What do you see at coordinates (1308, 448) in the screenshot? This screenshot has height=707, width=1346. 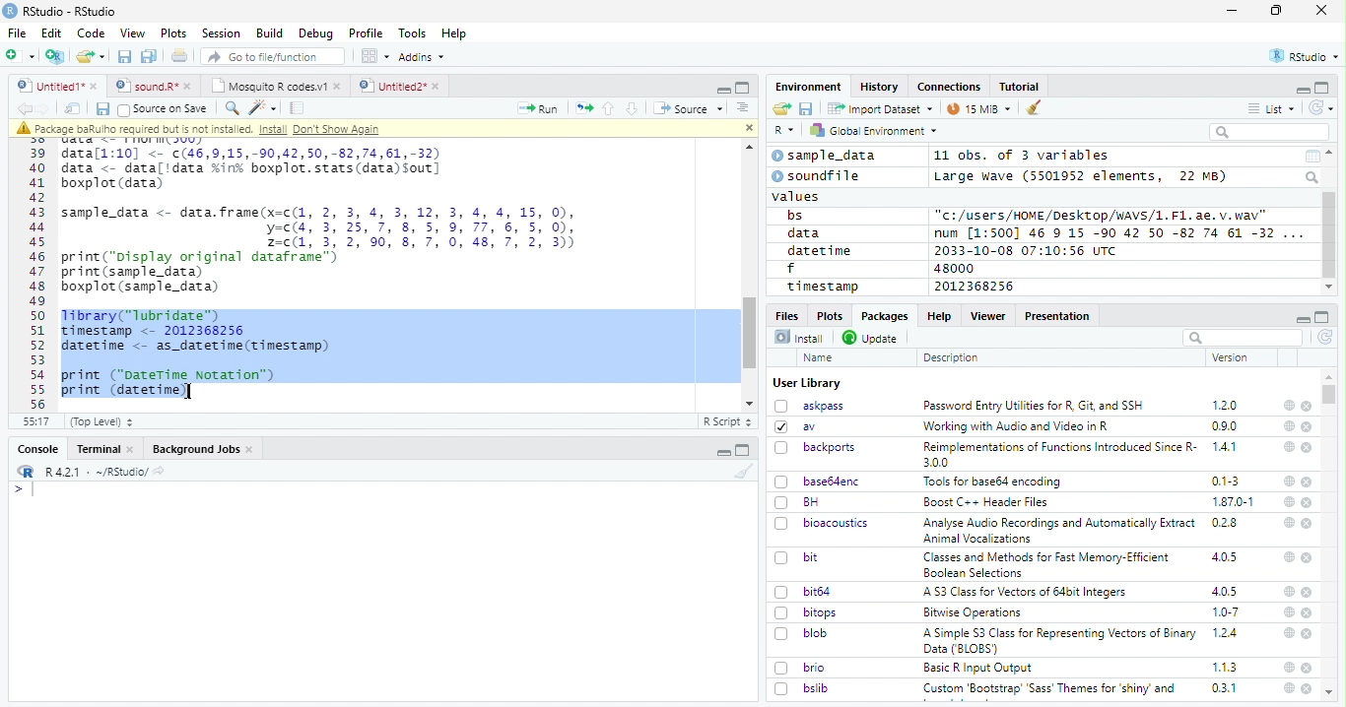 I see `close` at bounding box center [1308, 448].